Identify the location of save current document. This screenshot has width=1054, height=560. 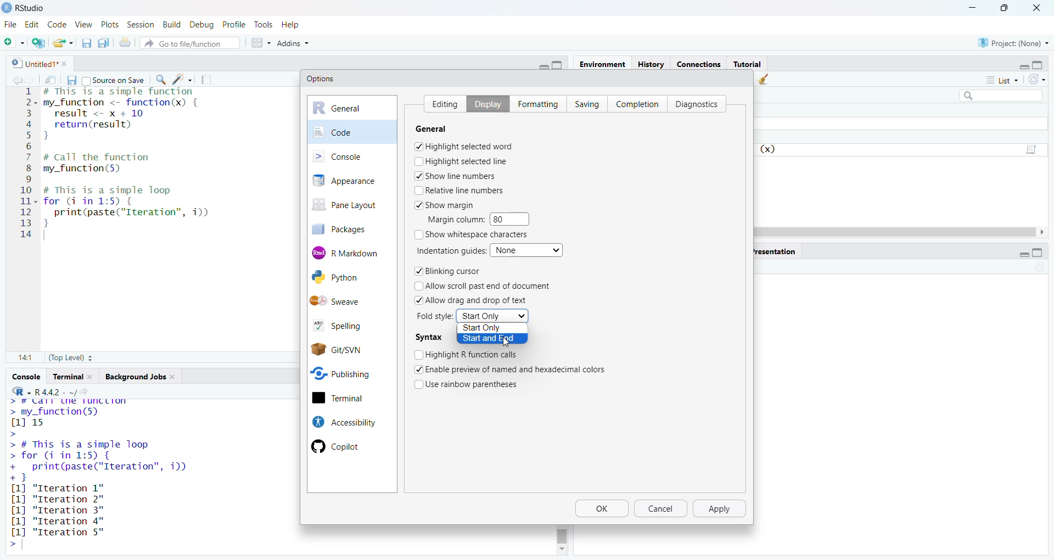
(87, 42).